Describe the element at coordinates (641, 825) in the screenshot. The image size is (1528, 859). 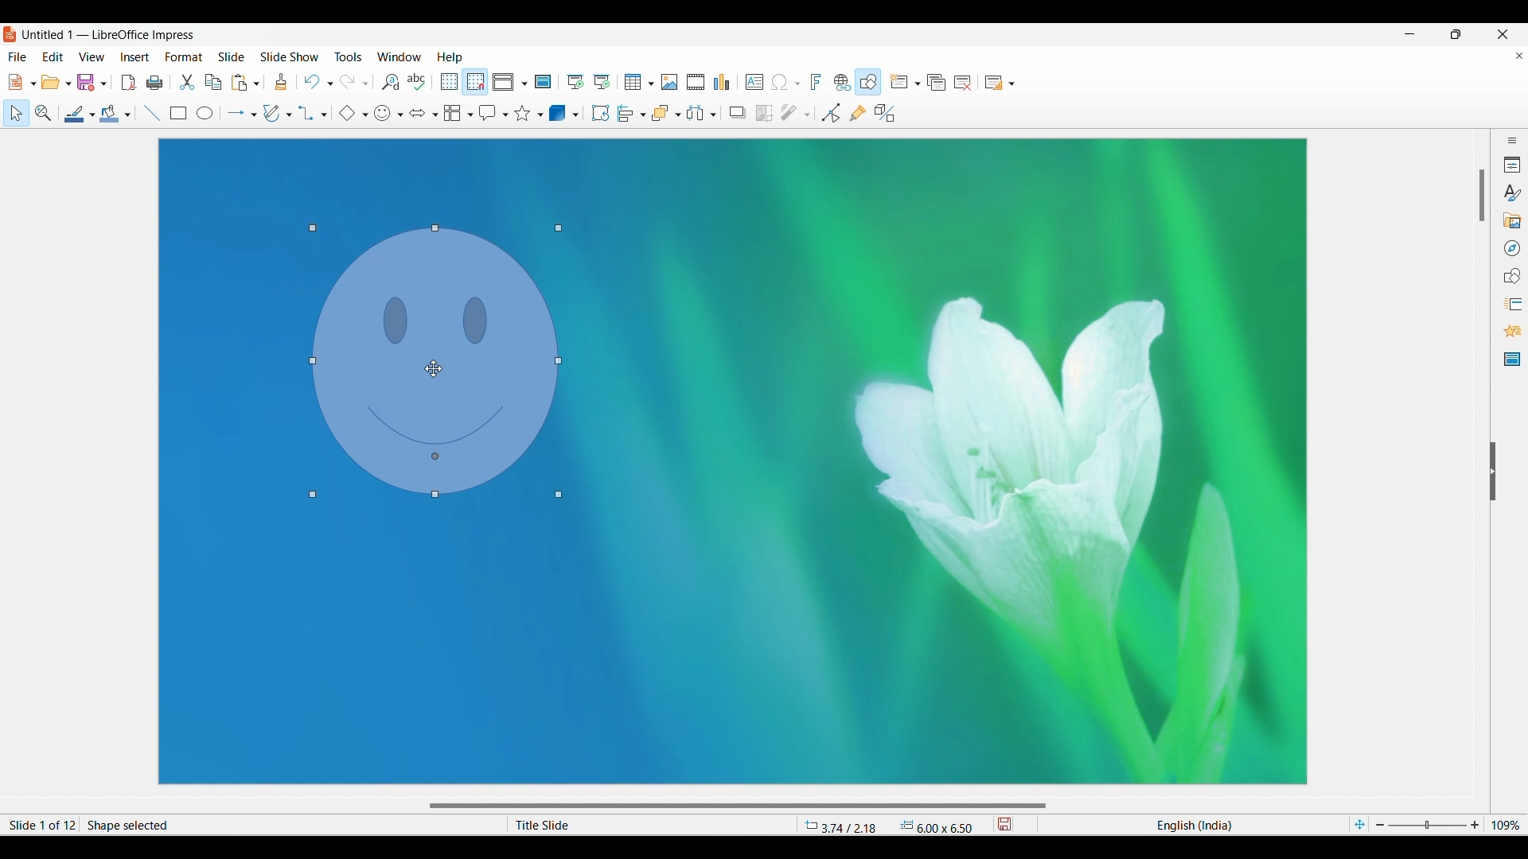
I see `Title Slide` at that location.